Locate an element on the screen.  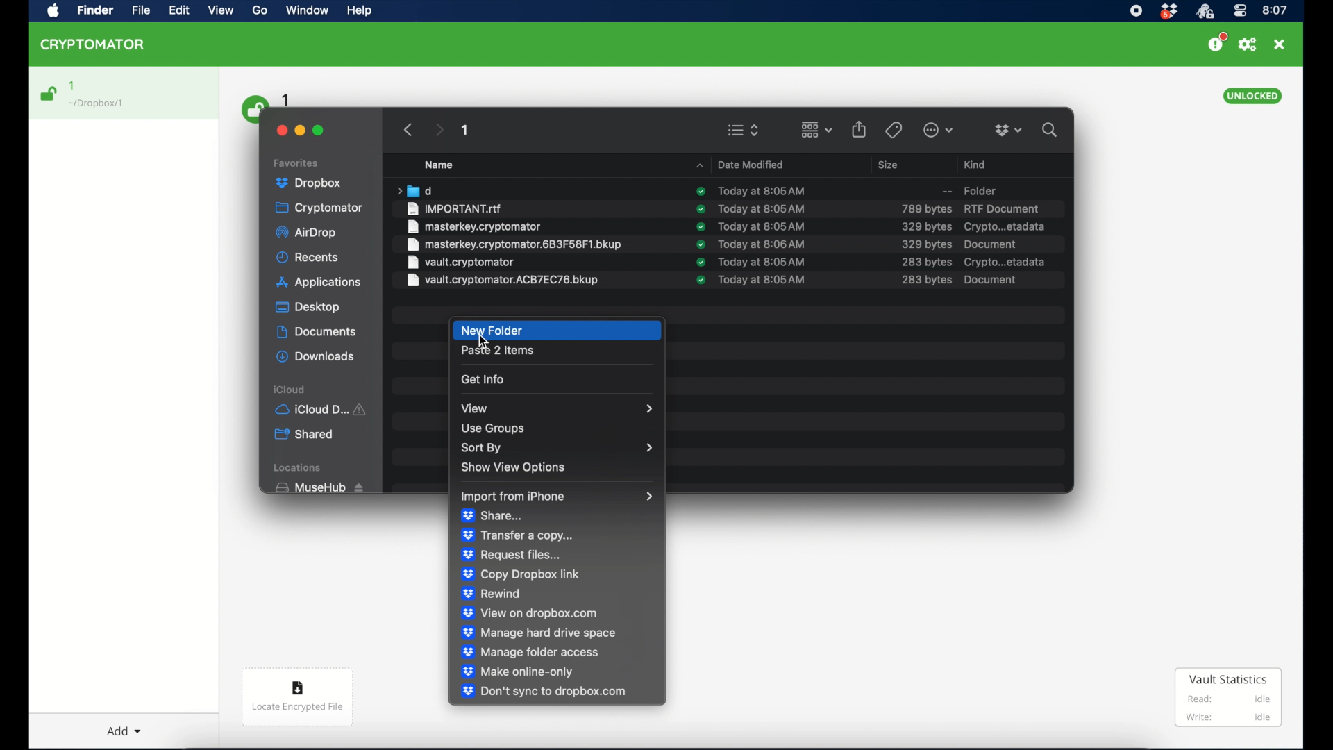
synced is located at coordinates (700, 281).